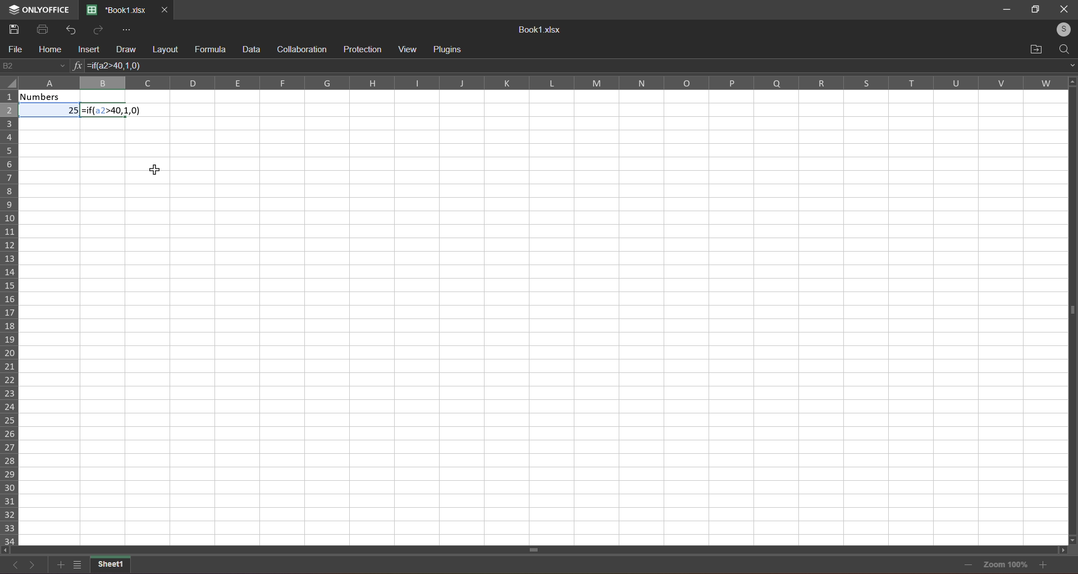 This screenshot has width=1078, height=574. Describe the element at coordinates (9, 550) in the screenshot. I see `scroll left` at that location.